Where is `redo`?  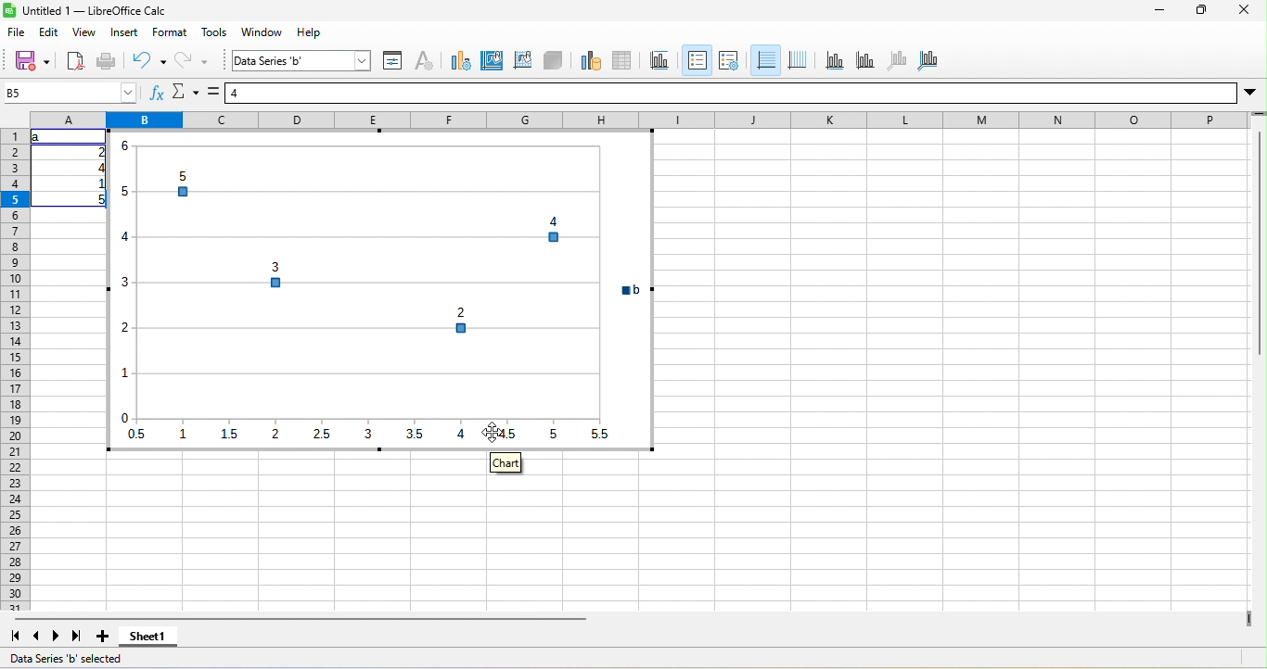 redo is located at coordinates (191, 61).